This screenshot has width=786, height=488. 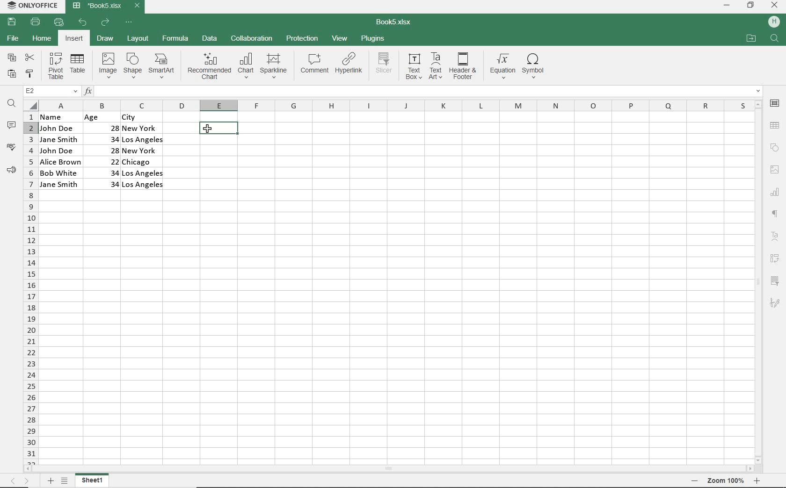 I want to click on LIST OF SHETS, so click(x=65, y=481).